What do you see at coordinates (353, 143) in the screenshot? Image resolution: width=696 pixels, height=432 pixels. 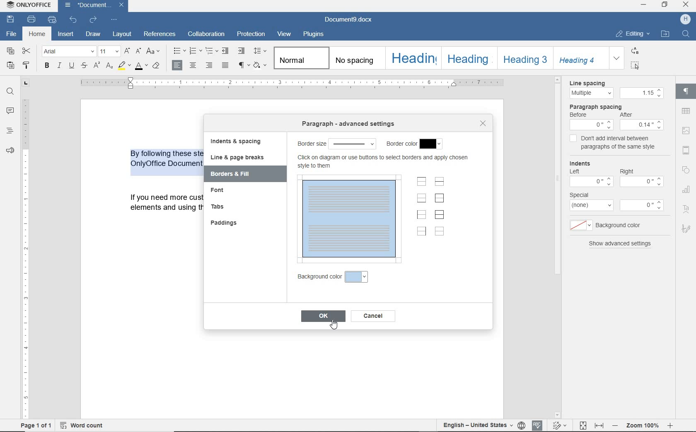 I see `select` at bounding box center [353, 143].